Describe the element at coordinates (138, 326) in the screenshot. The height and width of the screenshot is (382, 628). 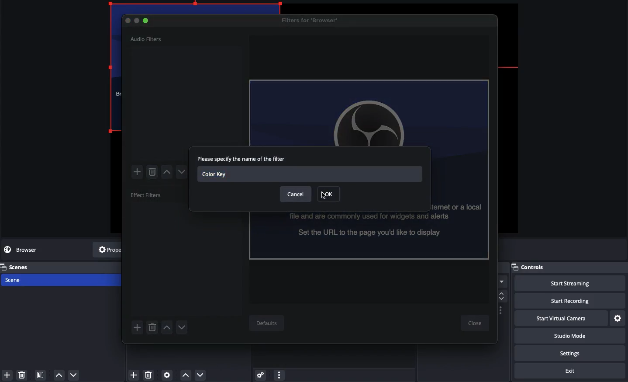
I see `Add` at that location.